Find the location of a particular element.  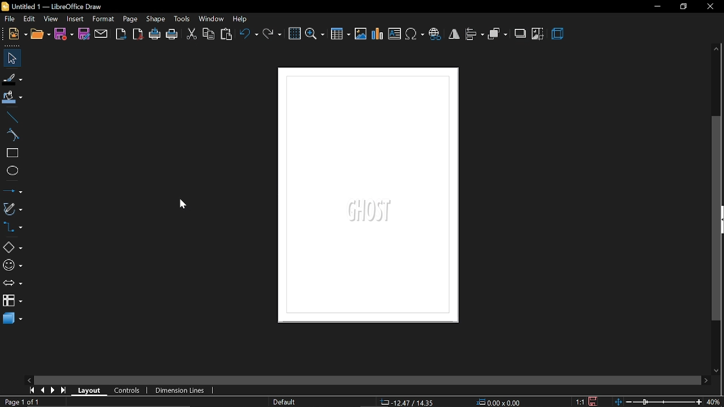

move down is located at coordinates (716, 371).